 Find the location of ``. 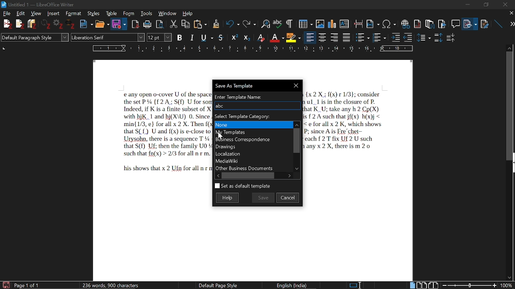

 is located at coordinates (247, 37).